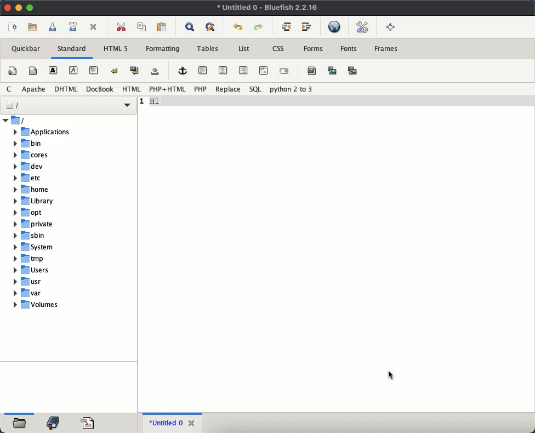  I want to click on sbin, so click(55, 236).